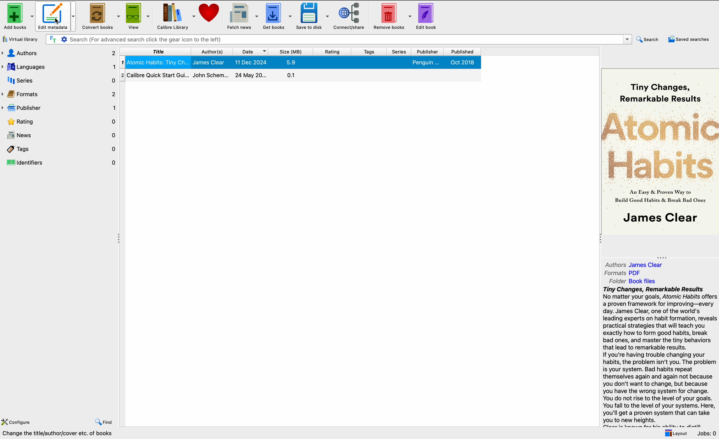 The image size is (719, 439). I want to click on donate, so click(210, 14).